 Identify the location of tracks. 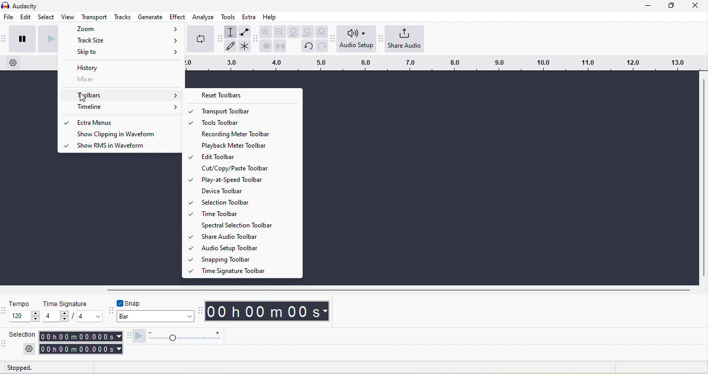
(122, 17).